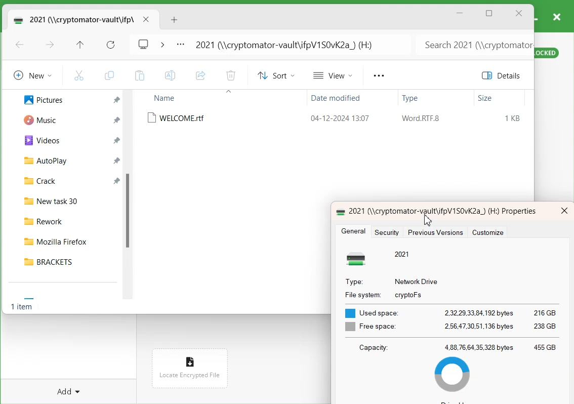  Describe the element at coordinates (109, 75) in the screenshot. I see `Copy` at that location.